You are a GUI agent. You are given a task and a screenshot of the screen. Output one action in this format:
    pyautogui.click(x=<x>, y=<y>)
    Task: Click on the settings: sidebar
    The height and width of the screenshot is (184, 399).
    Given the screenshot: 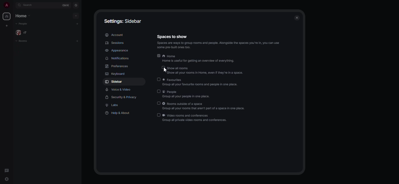 What is the action you would take?
    pyautogui.click(x=124, y=21)
    